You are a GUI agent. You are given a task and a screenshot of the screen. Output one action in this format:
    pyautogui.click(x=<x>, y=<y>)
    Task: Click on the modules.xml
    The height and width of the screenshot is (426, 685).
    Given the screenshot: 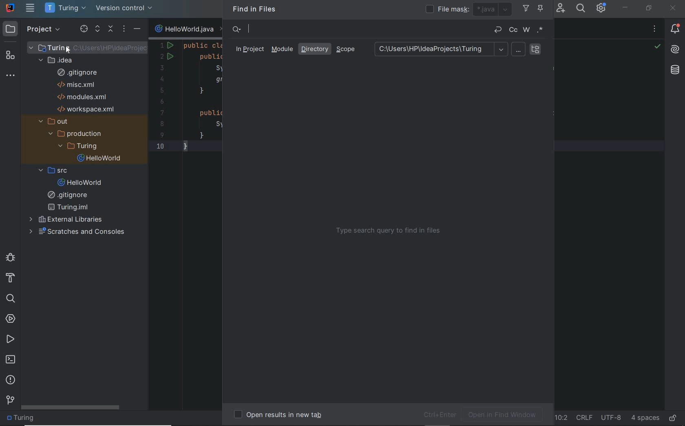 What is the action you would take?
    pyautogui.click(x=82, y=97)
    